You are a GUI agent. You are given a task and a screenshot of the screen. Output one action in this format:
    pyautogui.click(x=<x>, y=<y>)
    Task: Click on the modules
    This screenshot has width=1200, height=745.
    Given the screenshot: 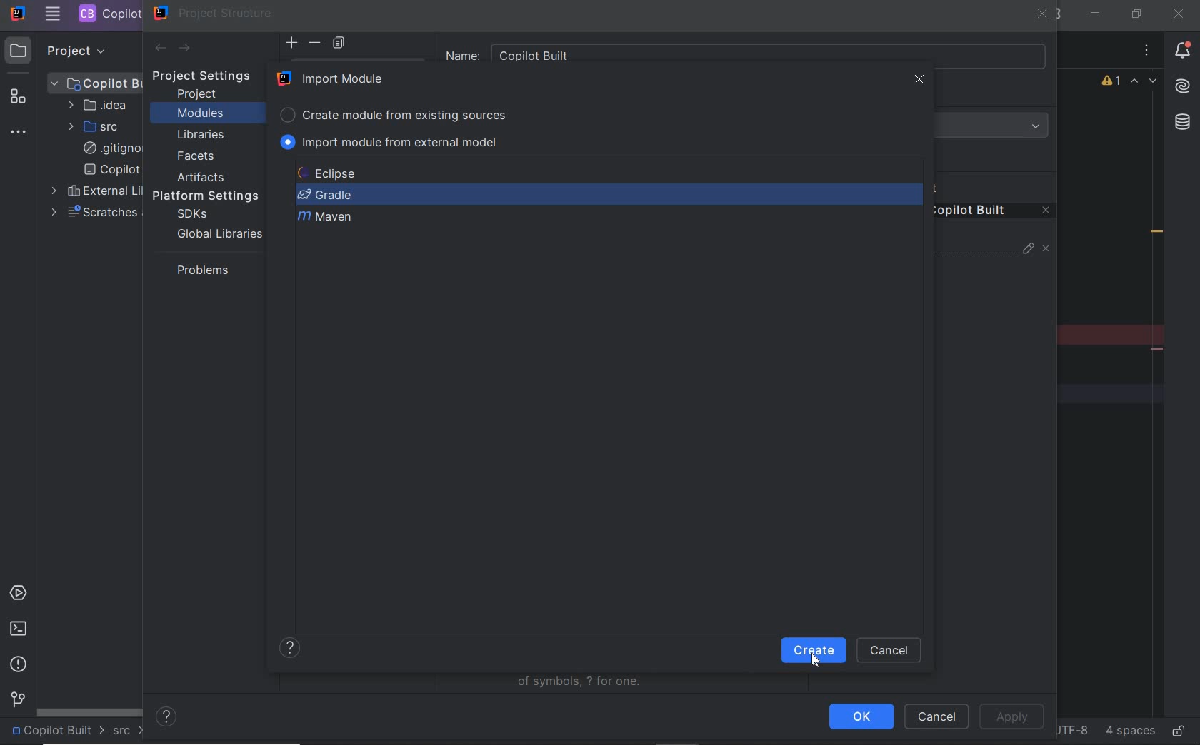 What is the action you would take?
    pyautogui.click(x=200, y=114)
    